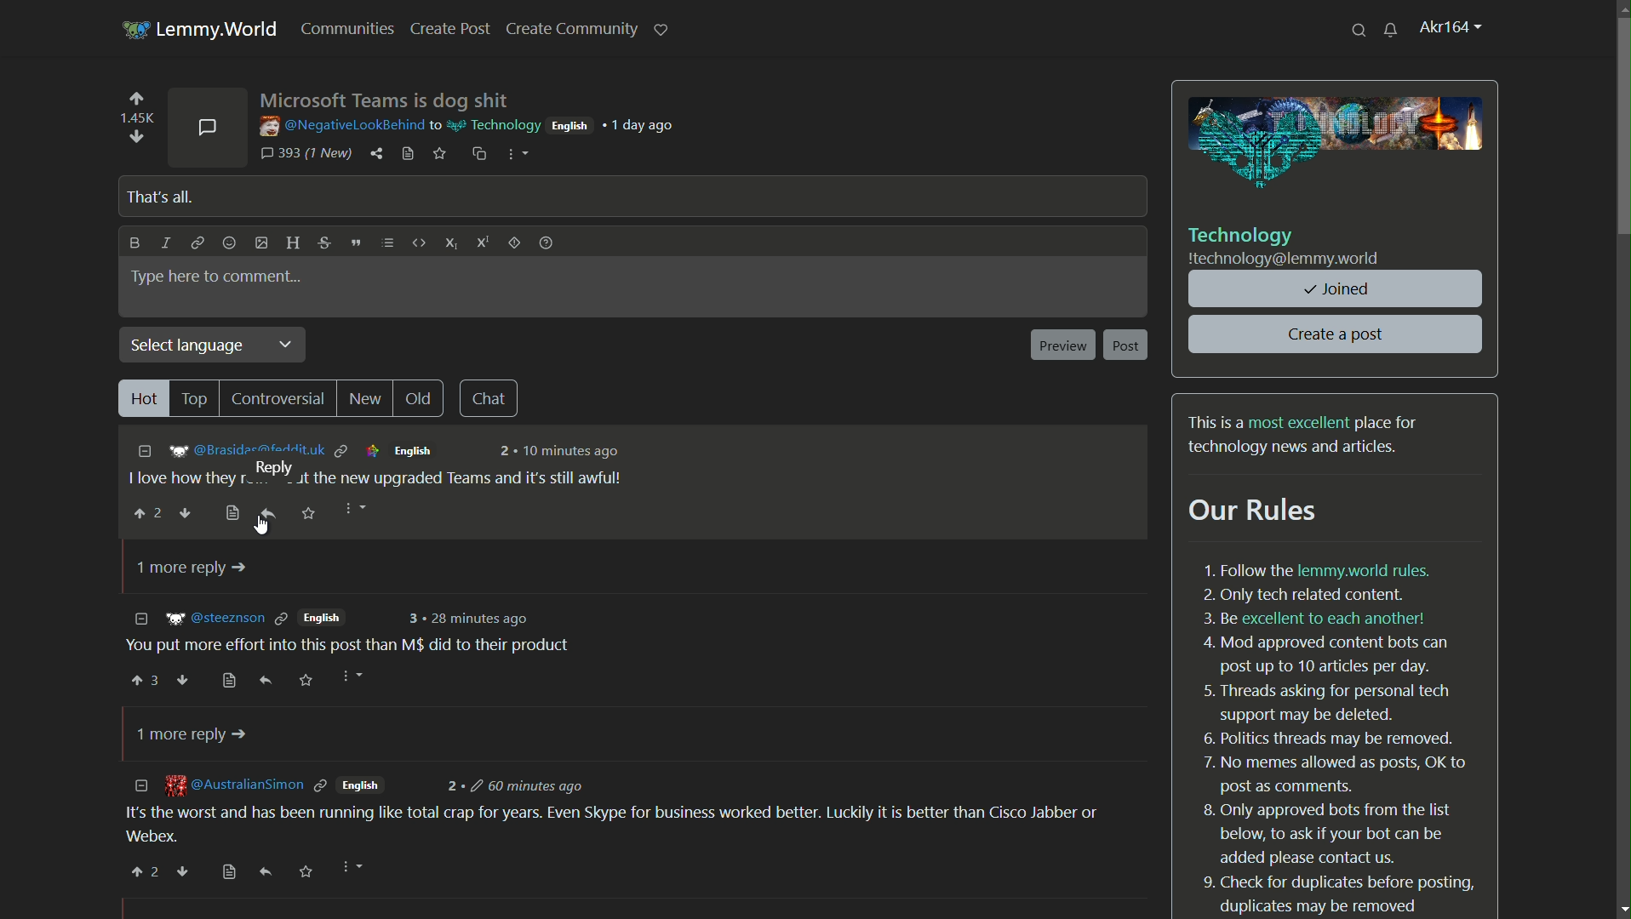  I want to click on that's all, so click(157, 197).